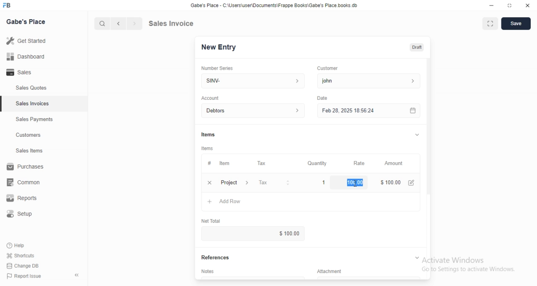 Image resolution: width=537 pixels, height=286 pixels. Describe the element at coordinates (488, 23) in the screenshot. I see `maximise` at that location.